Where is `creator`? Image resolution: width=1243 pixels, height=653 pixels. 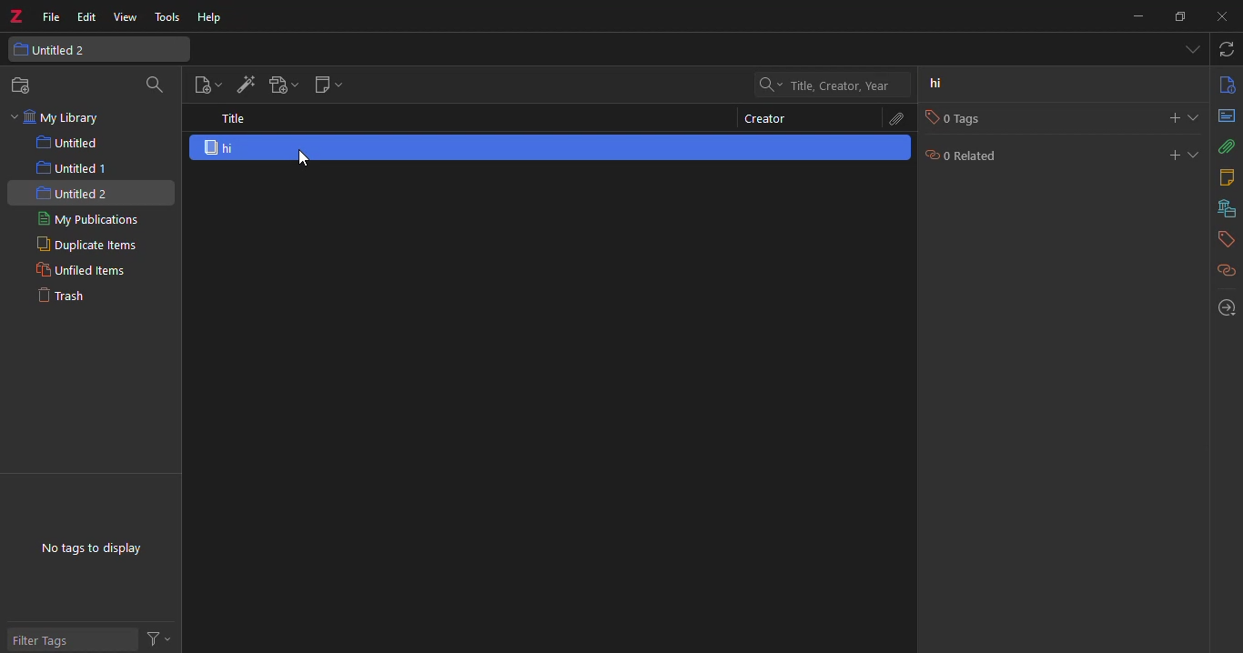
creator is located at coordinates (768, 121).